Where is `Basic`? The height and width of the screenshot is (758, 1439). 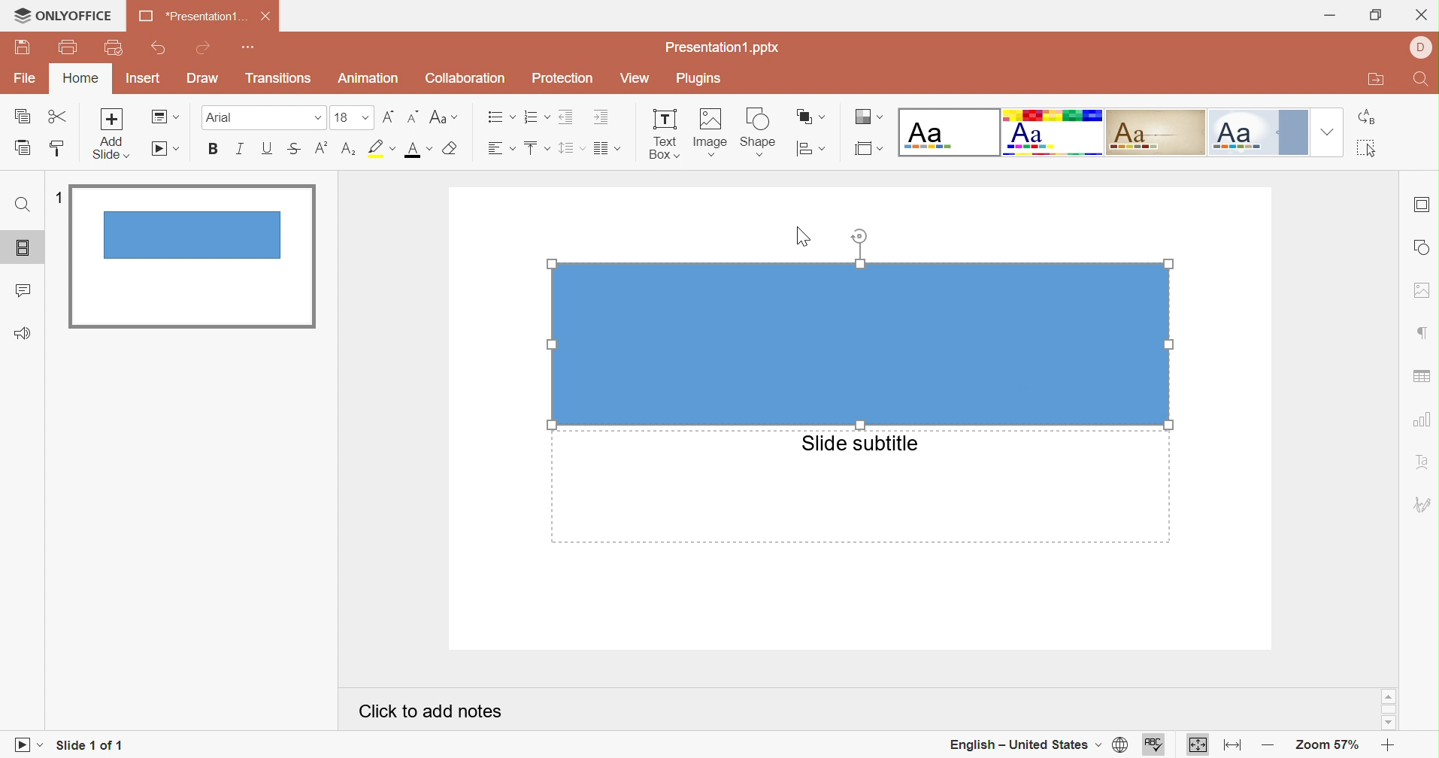 Basic is located at coordinates (1053, 132).